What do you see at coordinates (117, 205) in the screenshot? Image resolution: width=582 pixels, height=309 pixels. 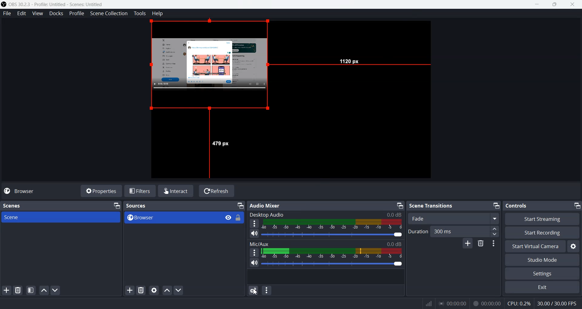 I see `Minimize` at bounding box center [117, 205].